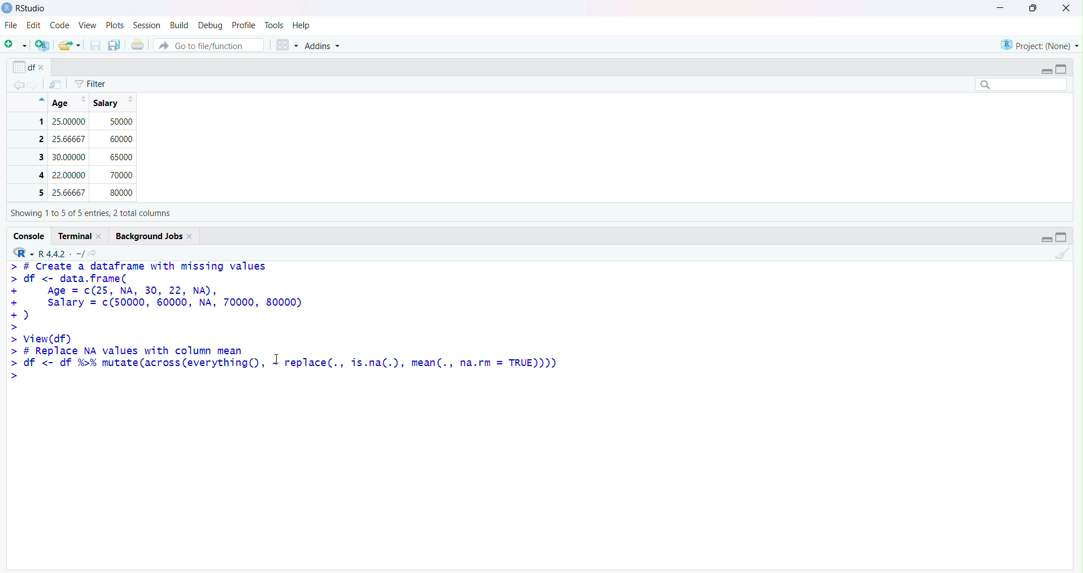 This screenshot has height=573, width=1083. I want to click on Search bar, so click(1018, 84).